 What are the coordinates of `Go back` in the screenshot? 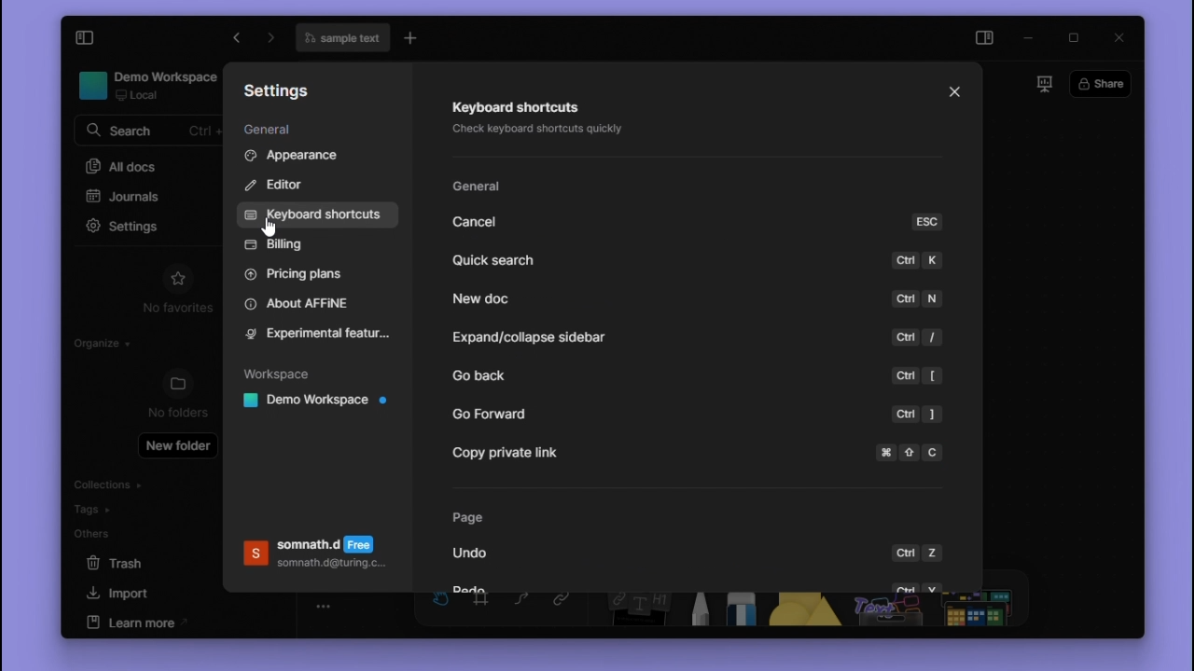 It's located at (507, 379).